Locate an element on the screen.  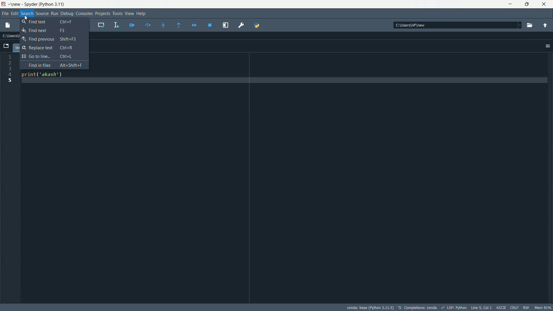
preferences is located at coordinates (240, 25).